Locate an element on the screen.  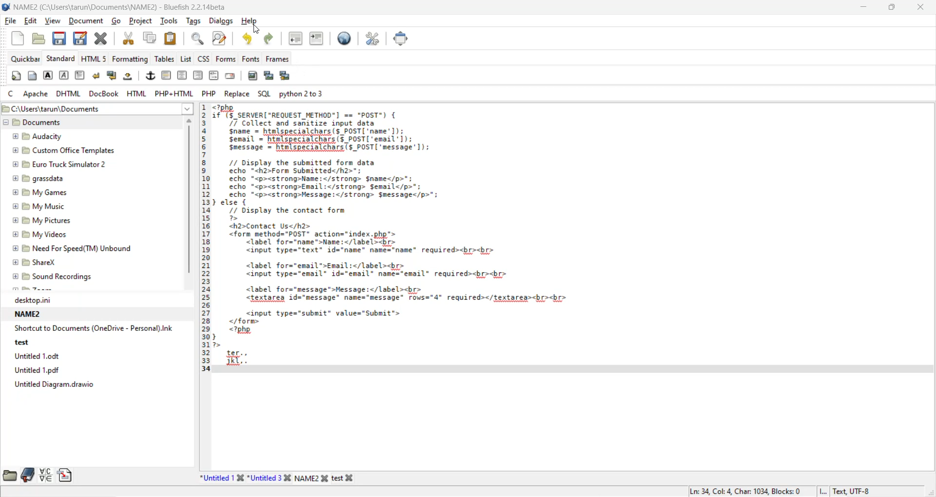
edit preferences is located at coordinates (373, 38).